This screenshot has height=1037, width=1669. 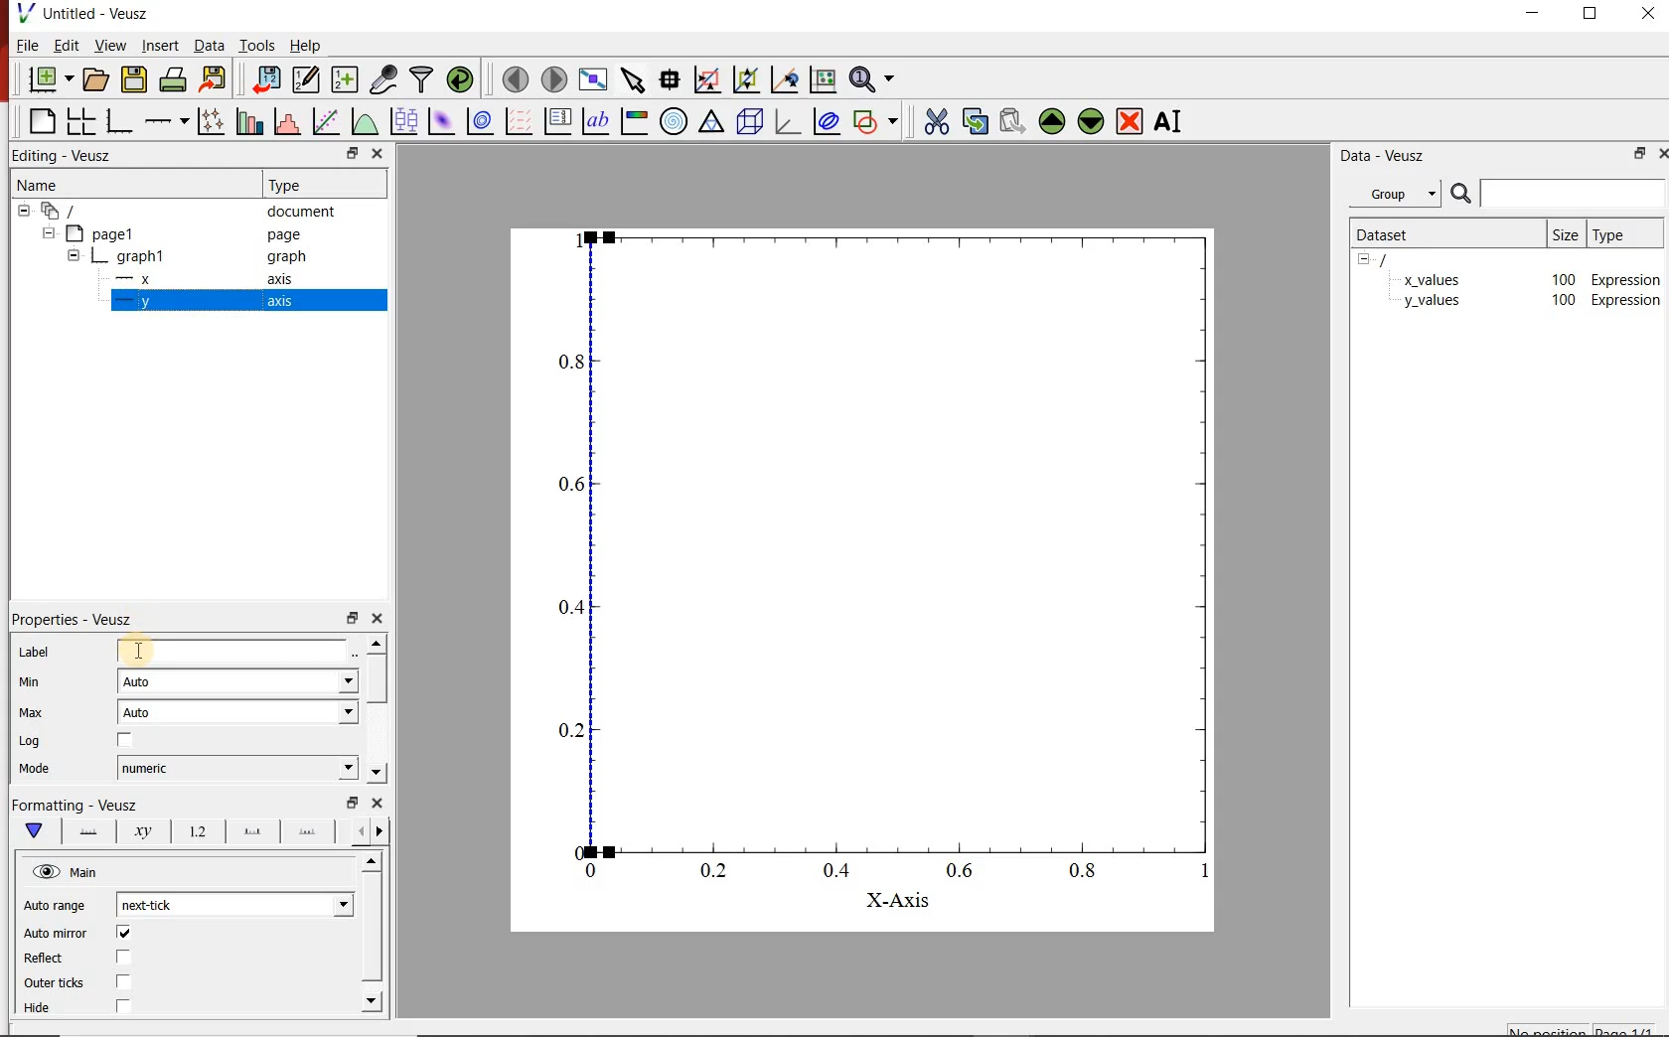 What do you see at coordinates (167, 121) in the screenshot?
I see `add axis on the plot` at bounding box center [167, 121].